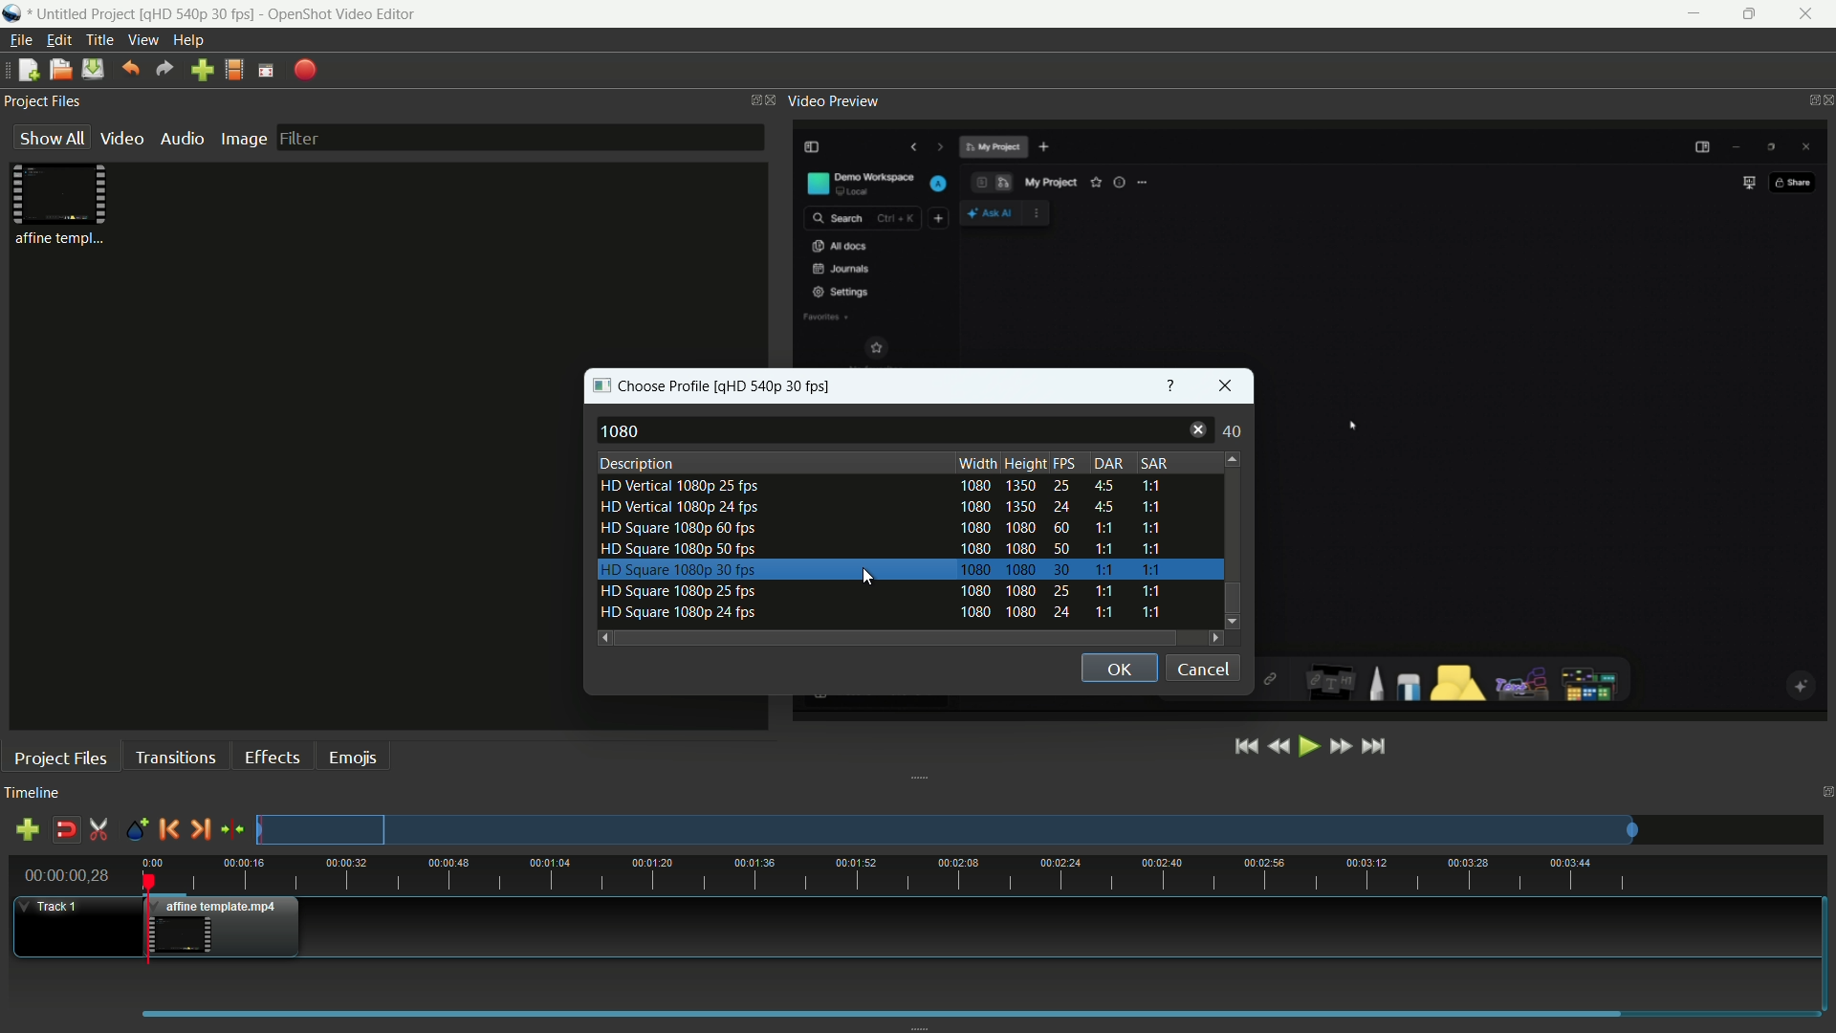 The height and width of the screenshot is (1033, 1836). What do you see at coordinates (188, 40) in the screenshot?
I see `help menu` at bounding box center [188, 40].